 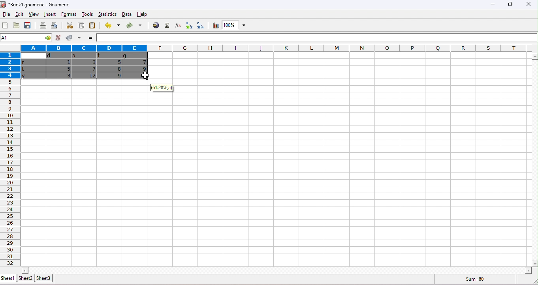 I want to click on paste, so click(x=92, y=25).